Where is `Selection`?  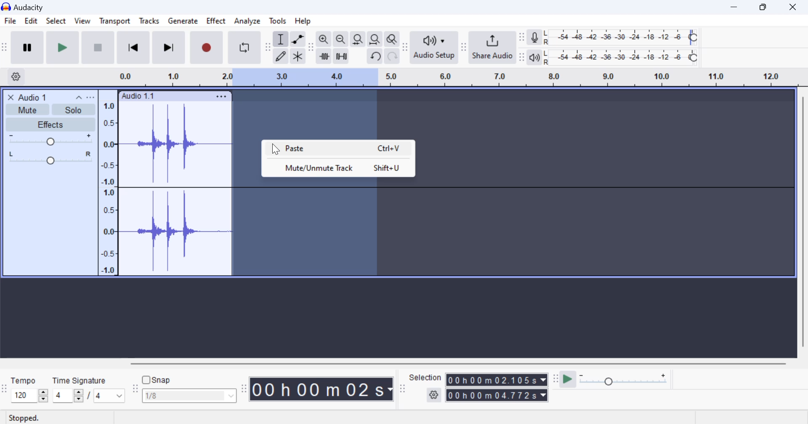
Selection is located at coordinates (425, 377).